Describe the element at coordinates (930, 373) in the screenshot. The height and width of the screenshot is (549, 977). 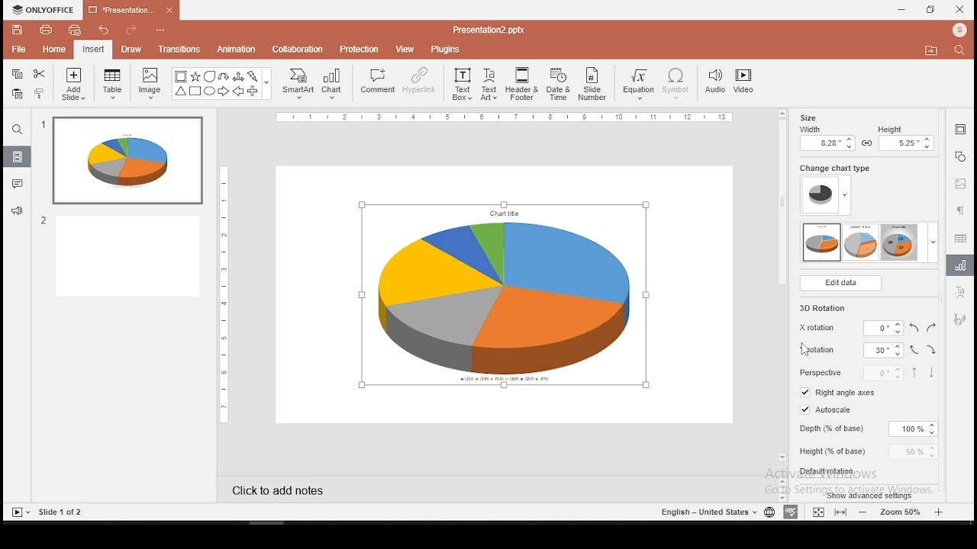
I see `down` at that location.